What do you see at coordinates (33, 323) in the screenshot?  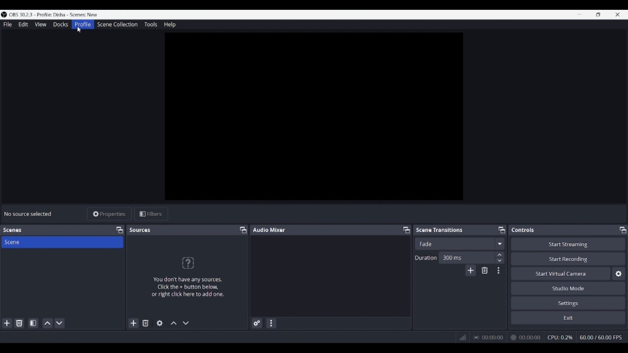 I see `Open scene filters` at bounding box center [33, 323].